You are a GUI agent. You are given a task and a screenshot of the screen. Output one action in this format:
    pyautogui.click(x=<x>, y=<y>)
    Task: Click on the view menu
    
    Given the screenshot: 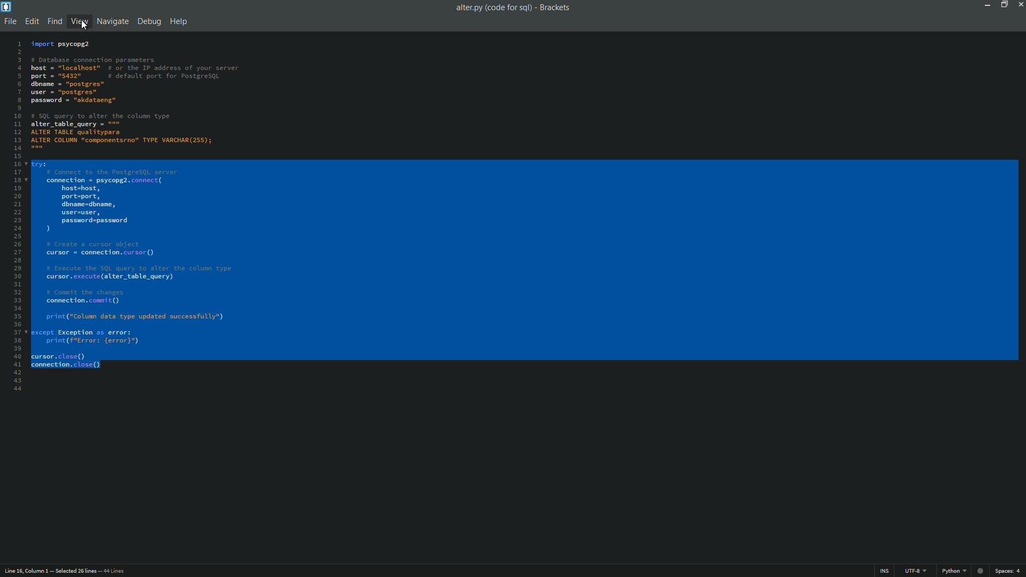 What is the action you would take?
    pyautogui.click(x=81, y=21)
    